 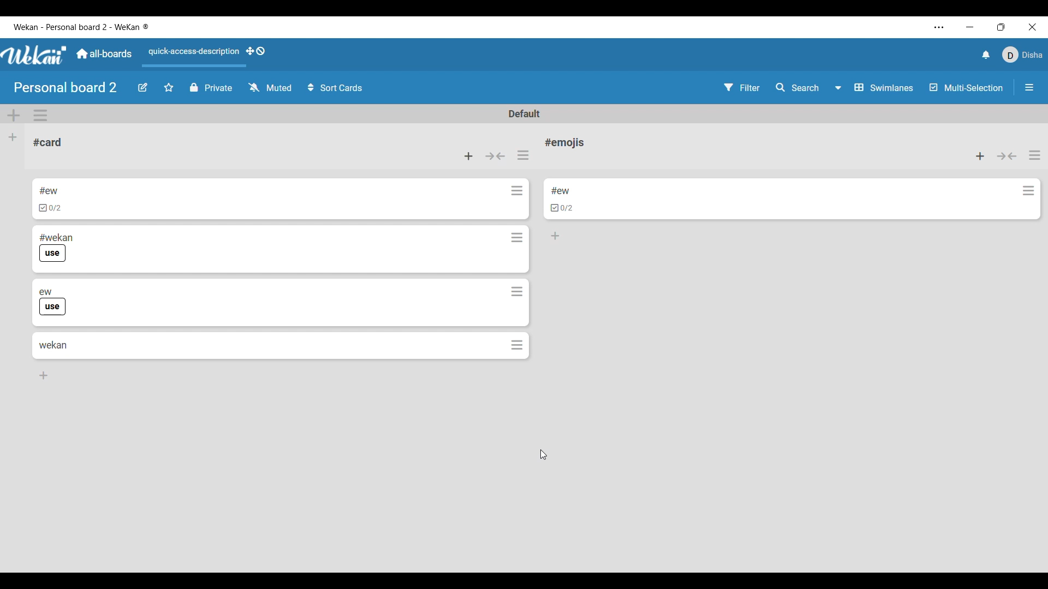 What do you see at coordinates (103, 54) in the screenshot?
I see `Go to main dashboard` at bounding box center [103, 54].